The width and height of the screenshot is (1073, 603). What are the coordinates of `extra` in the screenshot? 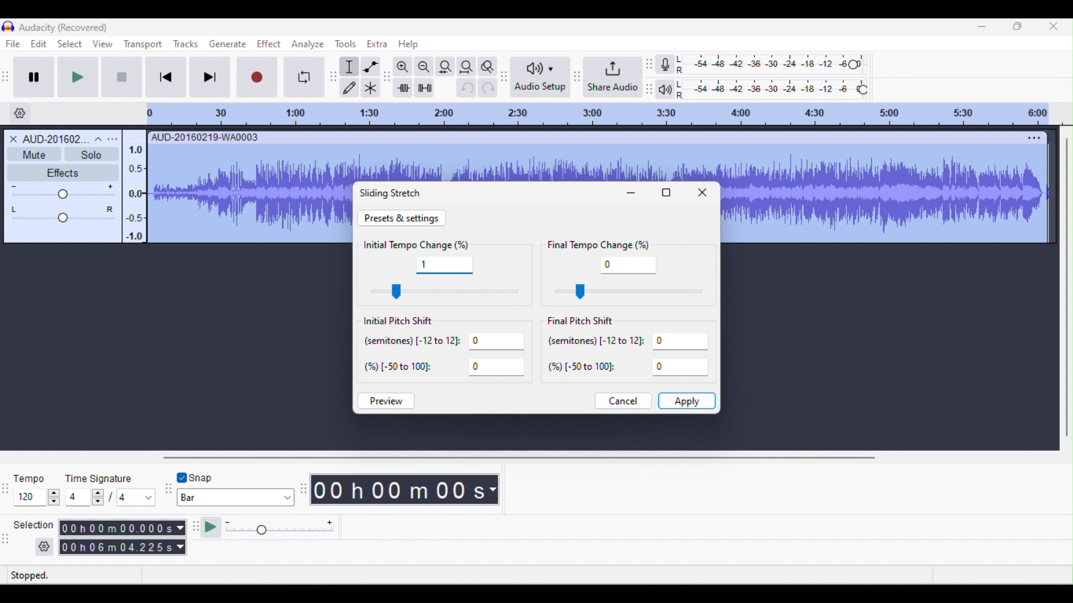 It's located at (377, 46).